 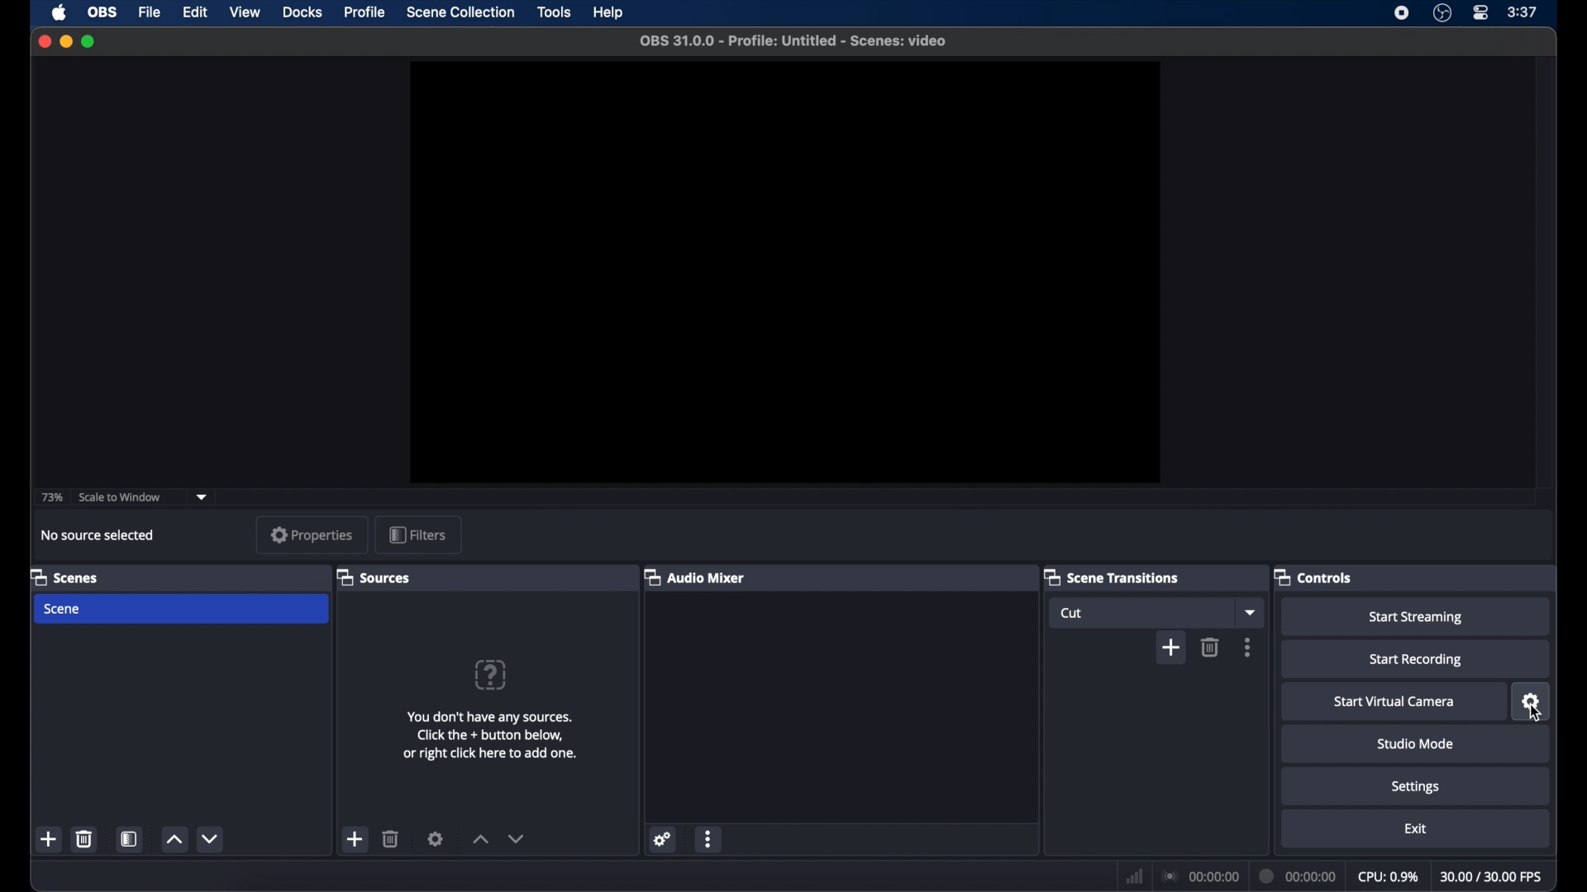 I want to click on settings, so click(x=663, y=838).